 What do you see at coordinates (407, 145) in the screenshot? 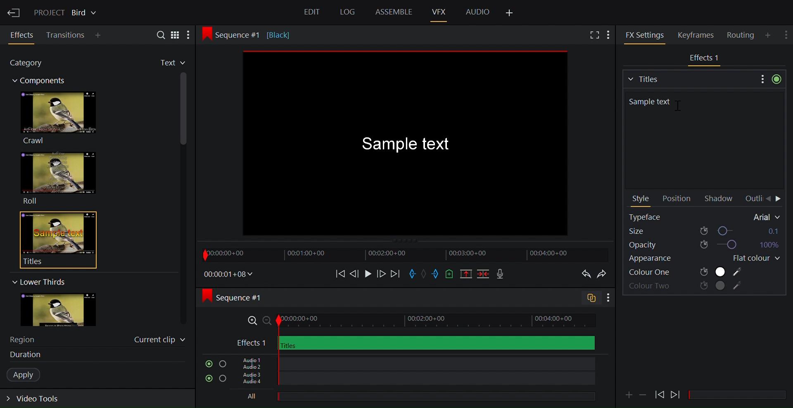
I see `Media Viewer` at bounding box center [407, 145].